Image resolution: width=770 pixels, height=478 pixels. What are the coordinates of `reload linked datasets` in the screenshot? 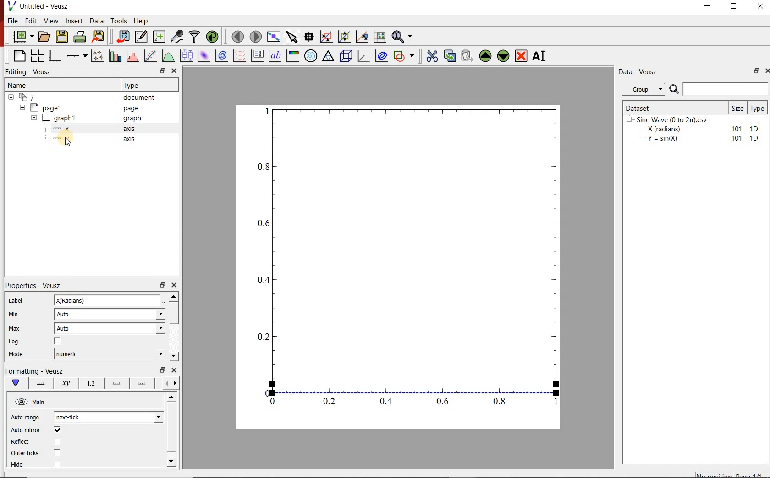 It's located at (214, 37).